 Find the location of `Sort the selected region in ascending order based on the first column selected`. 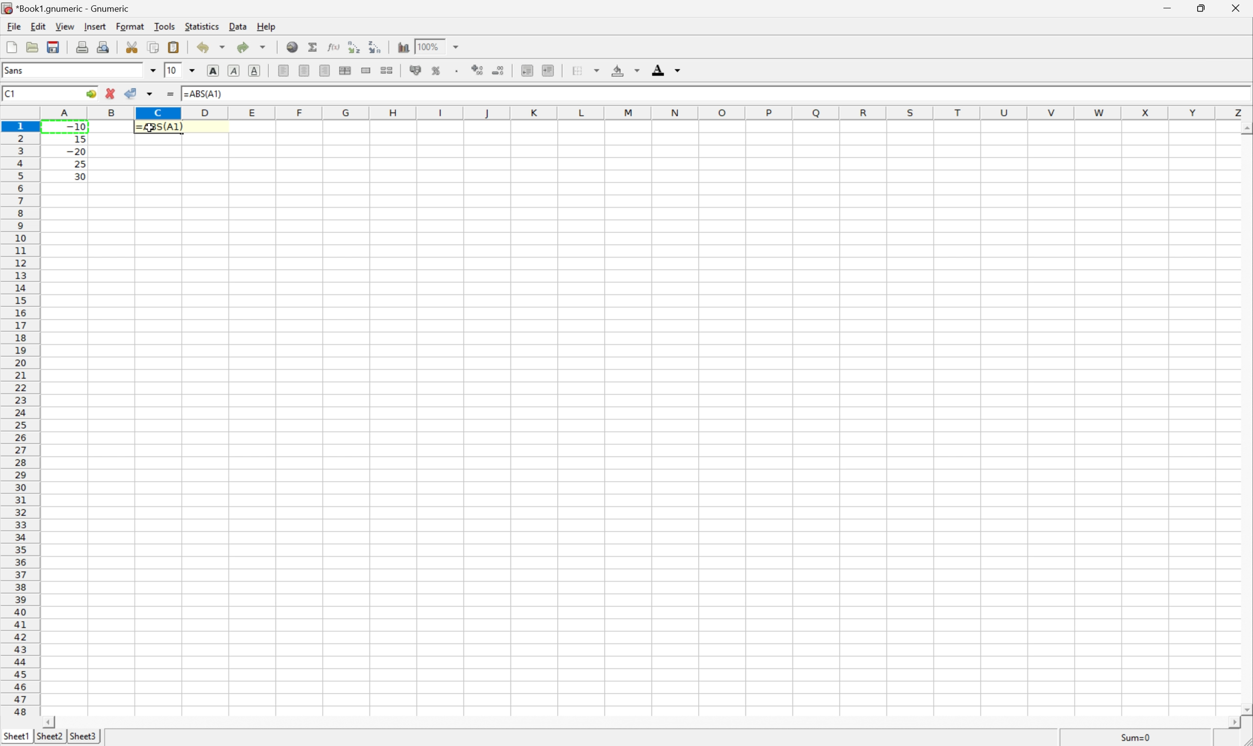

Sort the selected region in ascending order based on the first column selected is located at coordinates (352, 46).